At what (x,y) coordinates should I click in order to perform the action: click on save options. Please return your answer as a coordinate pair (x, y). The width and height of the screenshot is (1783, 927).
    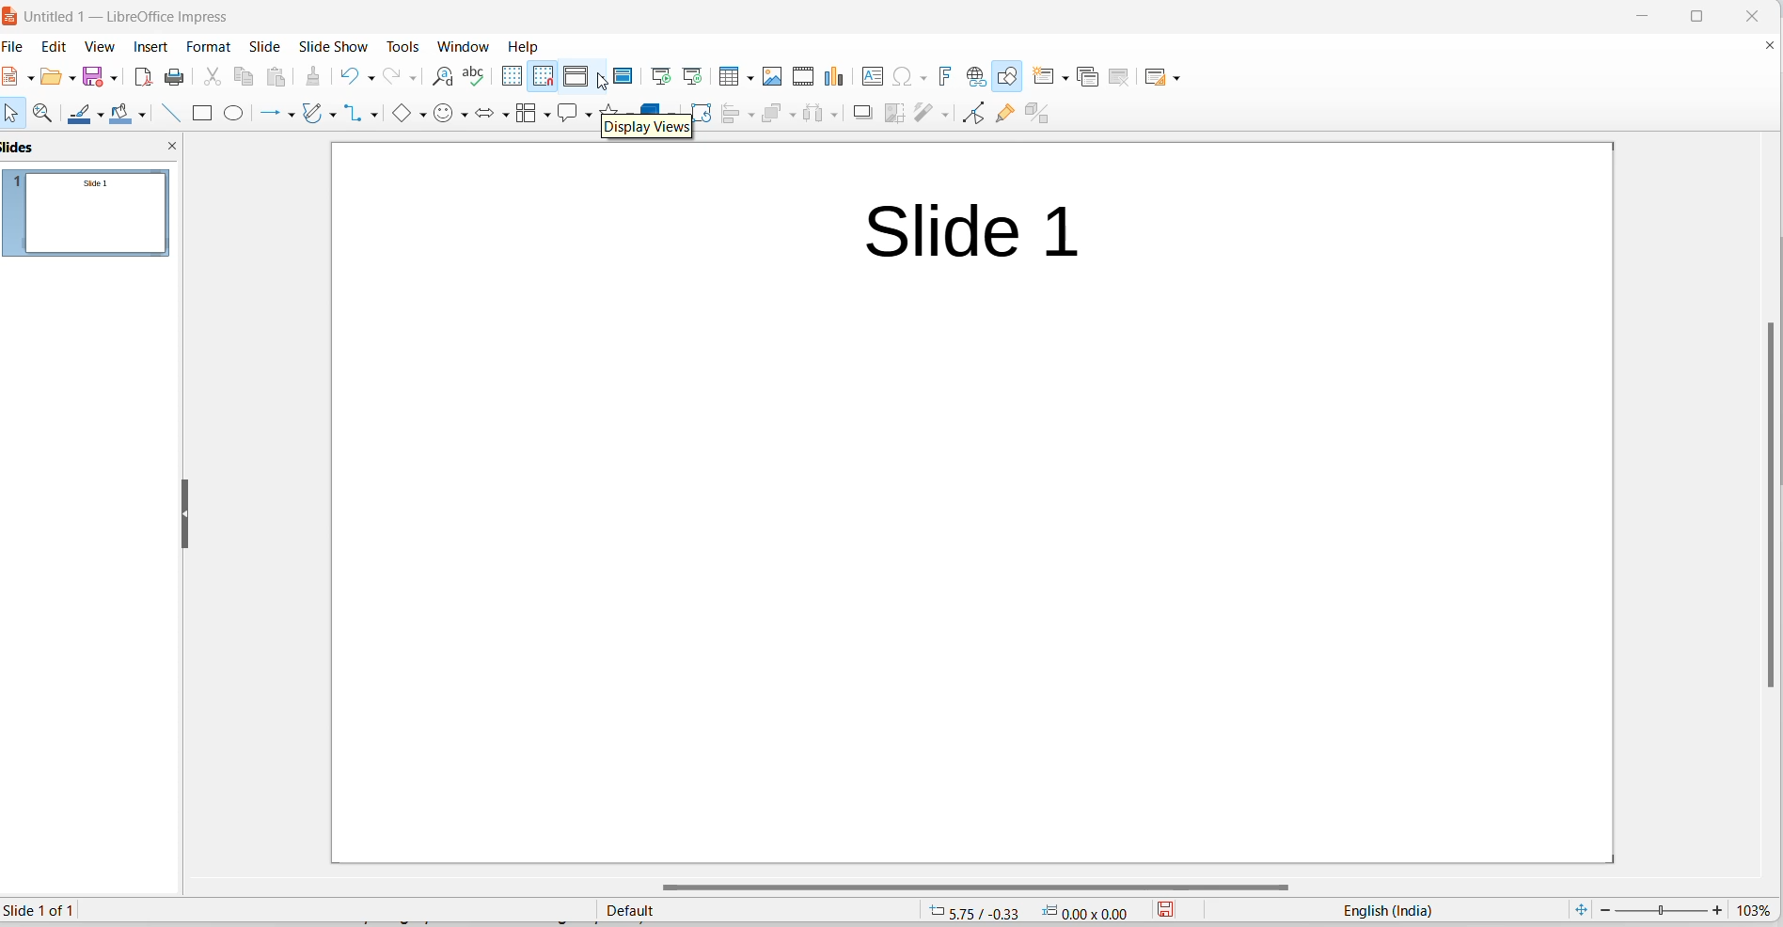
    Looking at the image, I should click on (113, 76).